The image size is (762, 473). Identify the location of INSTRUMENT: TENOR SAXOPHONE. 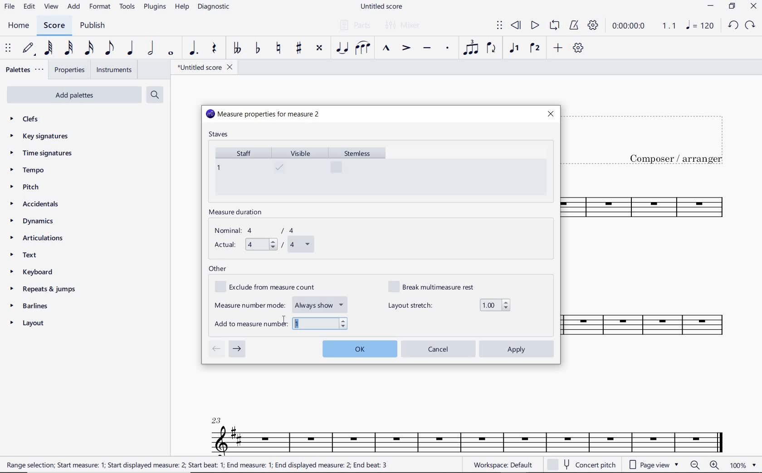
(468, 429).